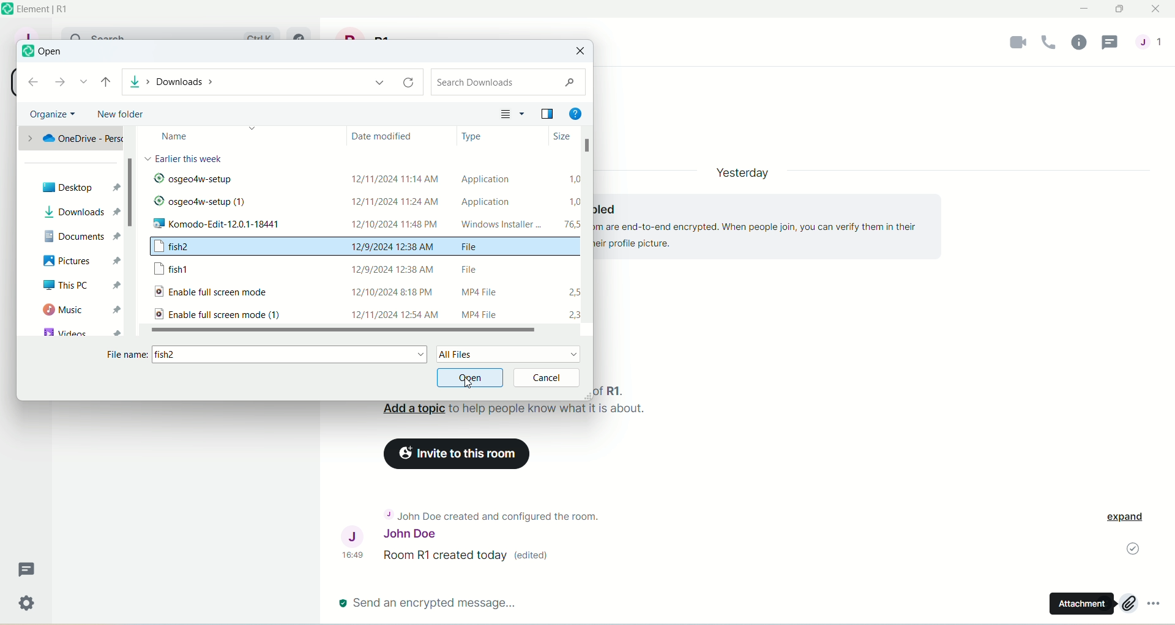 Image resolution: width=1175 pixels, height=625 pixels. What do you see at coordinates (120, 115) in the screenshot?
I see `new folder` at bounding box center [120, 115].